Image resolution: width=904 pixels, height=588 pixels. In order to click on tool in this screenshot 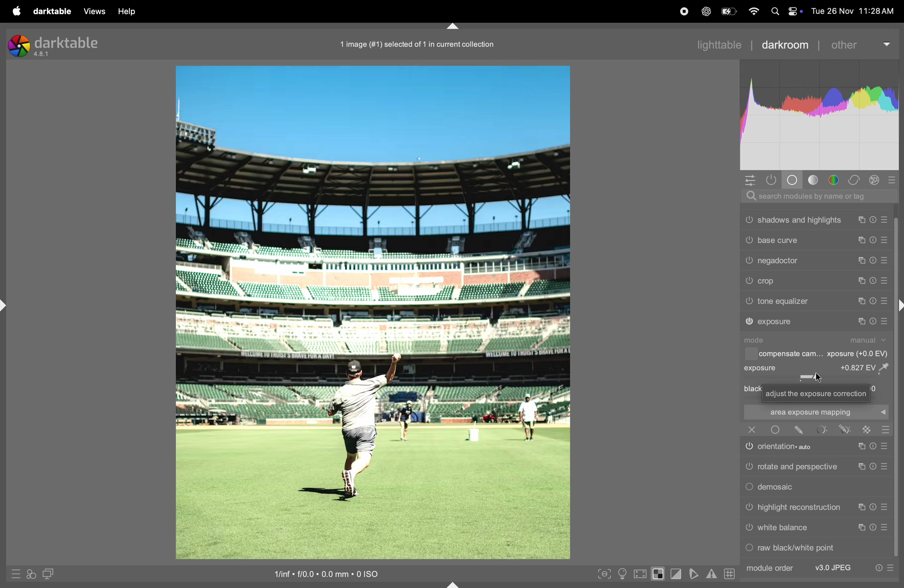, I will do `click(823, 429)`.